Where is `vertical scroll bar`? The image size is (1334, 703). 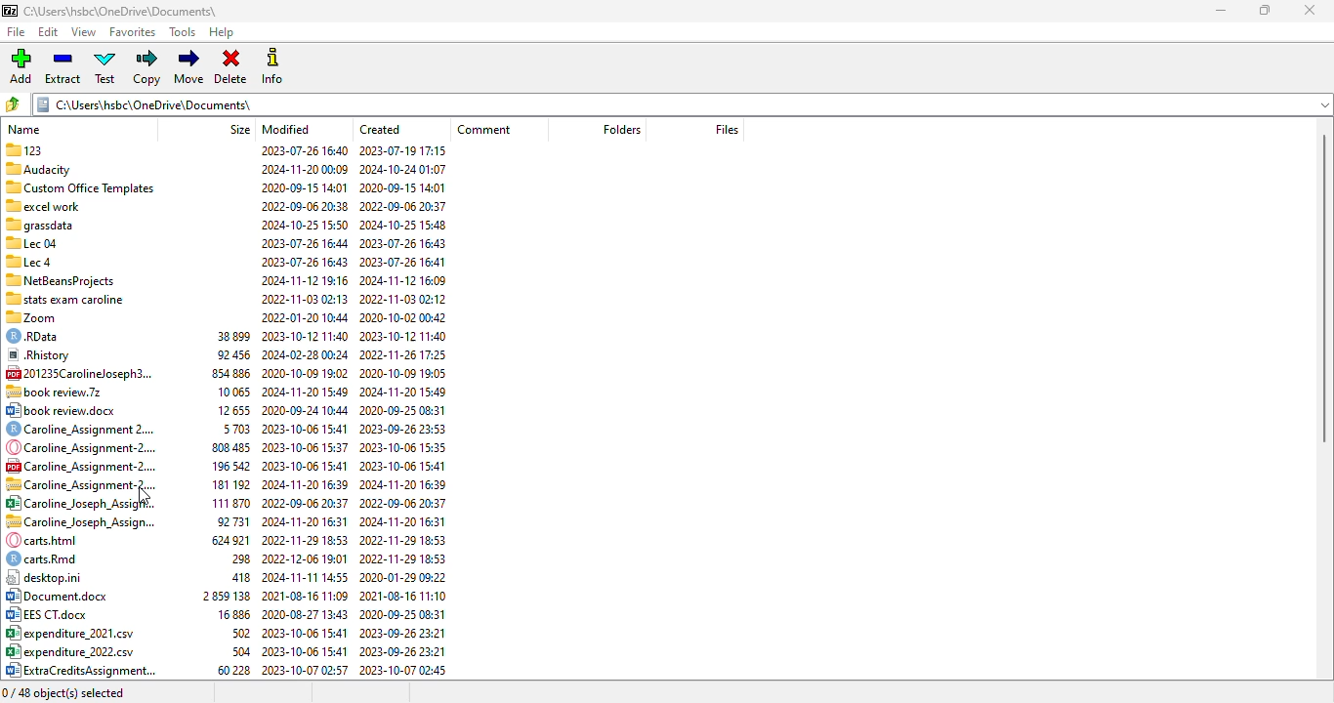 vertical scroll bar is located at coordinates (1324, 286).